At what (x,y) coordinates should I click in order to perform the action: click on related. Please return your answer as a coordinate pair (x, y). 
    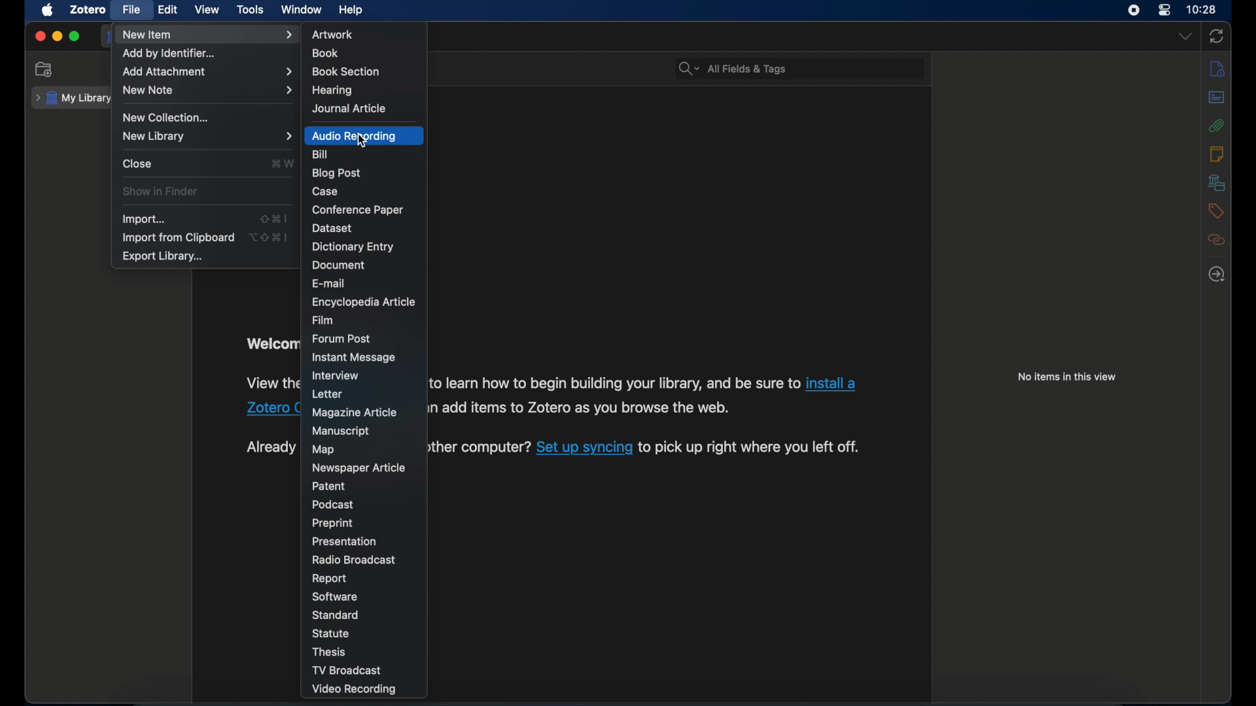
    Looking at the image, I should click on (1217, 240).